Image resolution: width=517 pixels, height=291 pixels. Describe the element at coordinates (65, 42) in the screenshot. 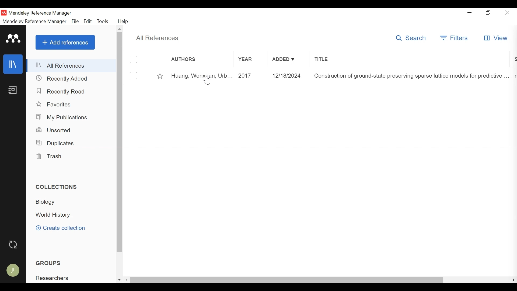

I see `Add References` at that location.